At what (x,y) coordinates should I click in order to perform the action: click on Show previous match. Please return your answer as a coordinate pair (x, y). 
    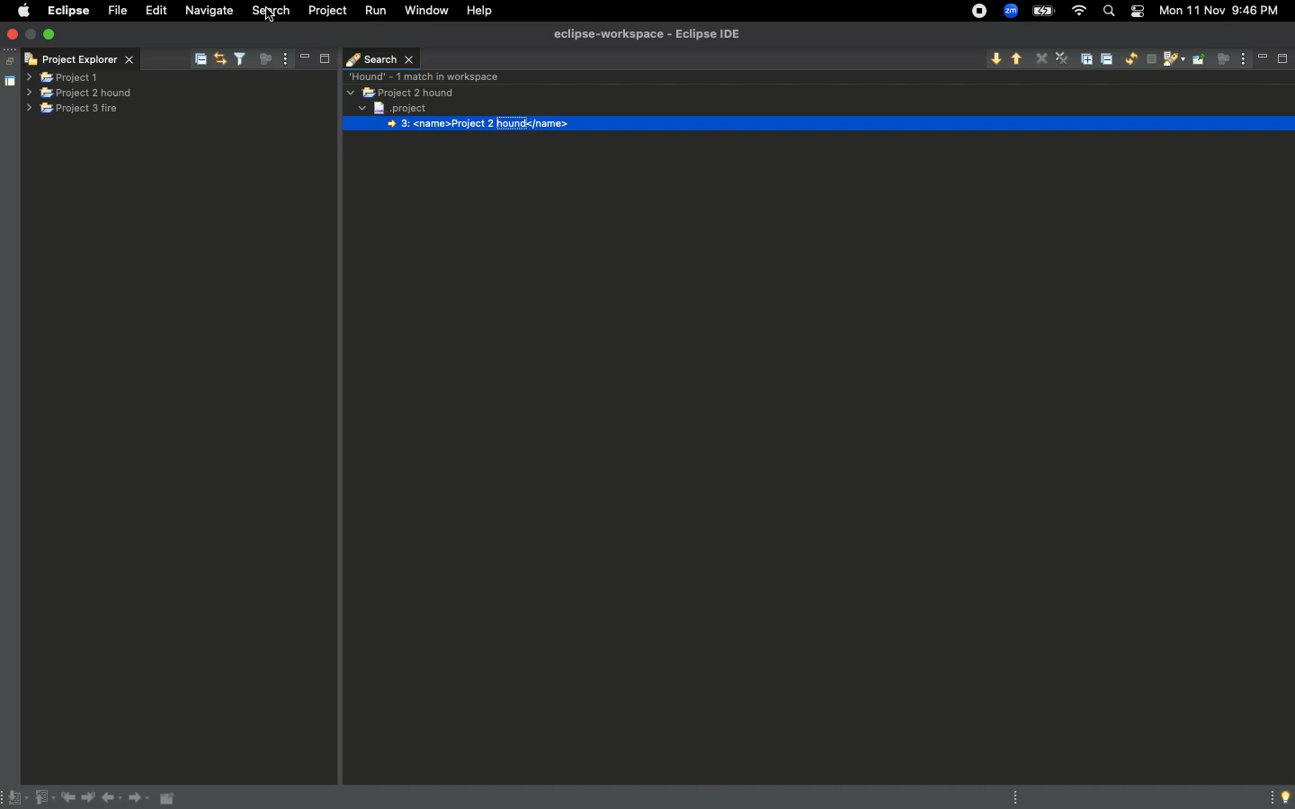
    Looking at the image, I should click on (1017, 60).